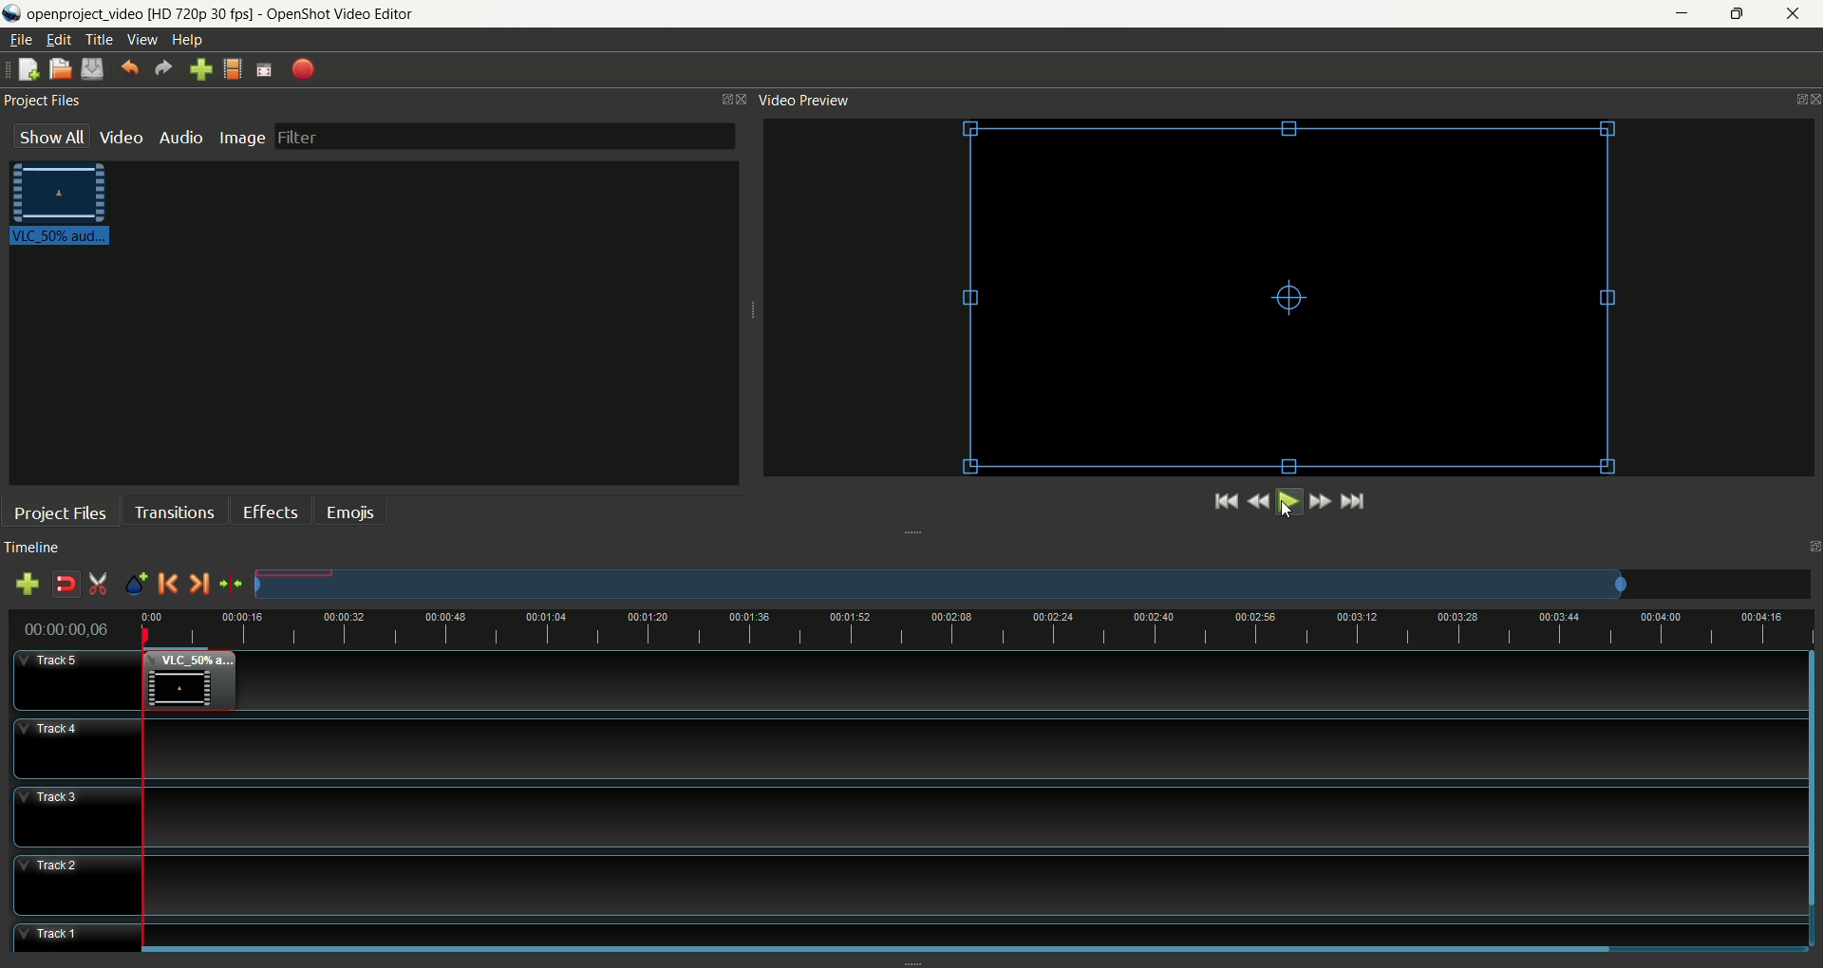 This screenshot has height=968, width=1823. What do you see at coordinates (232, 11) in the screenshot?
I see `openproject_video [HD 720p 30 fps] - OpenShot Video Editor` at bounding box center [232, 11].